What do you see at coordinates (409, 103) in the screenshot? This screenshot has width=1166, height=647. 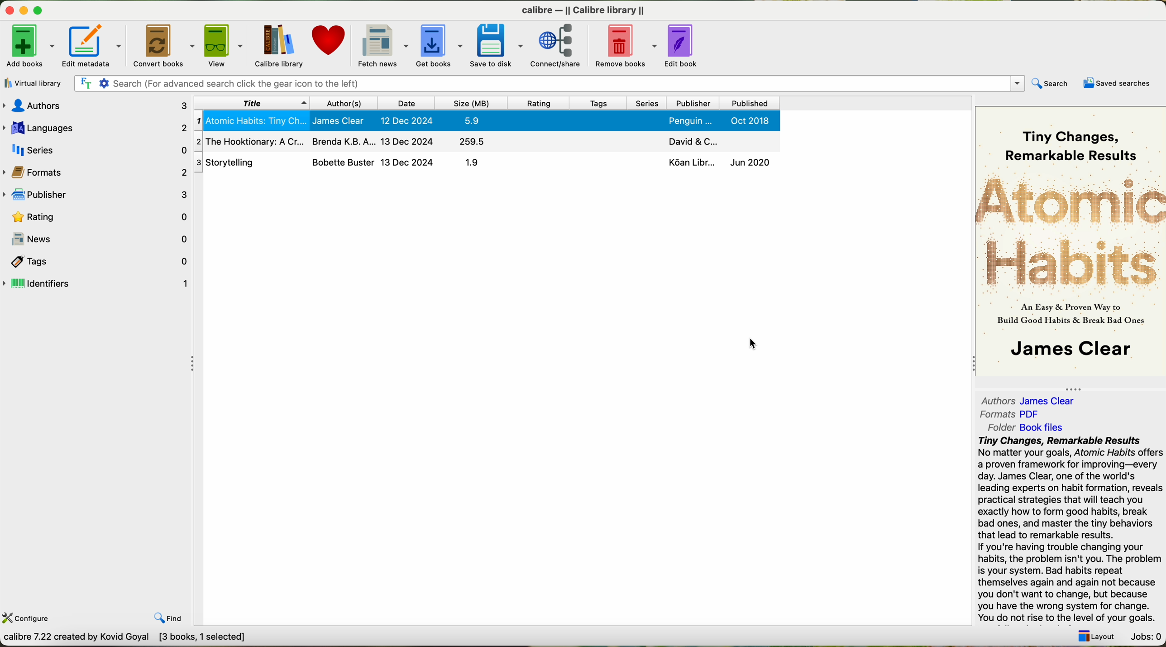 I see `date` at bounding box center [409, 103].